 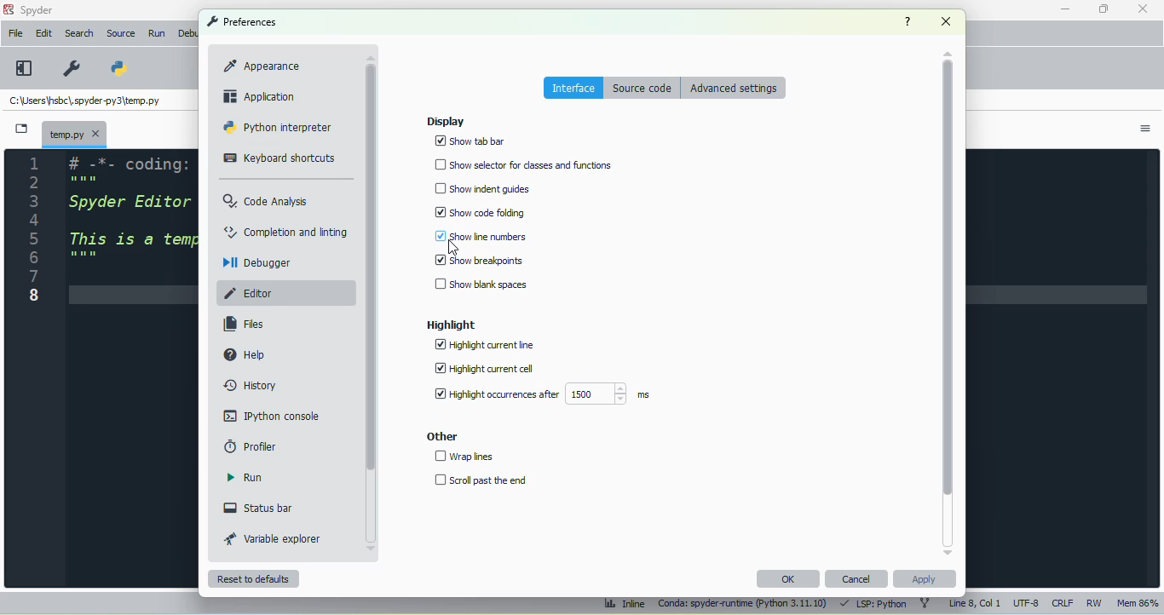 I want to click on RW, so click(x=1095, y=603).